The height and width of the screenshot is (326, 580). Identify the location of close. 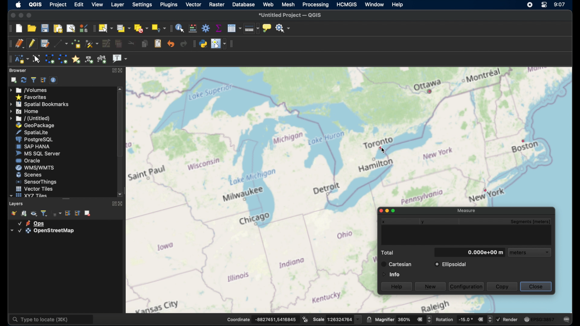
(122, 70).